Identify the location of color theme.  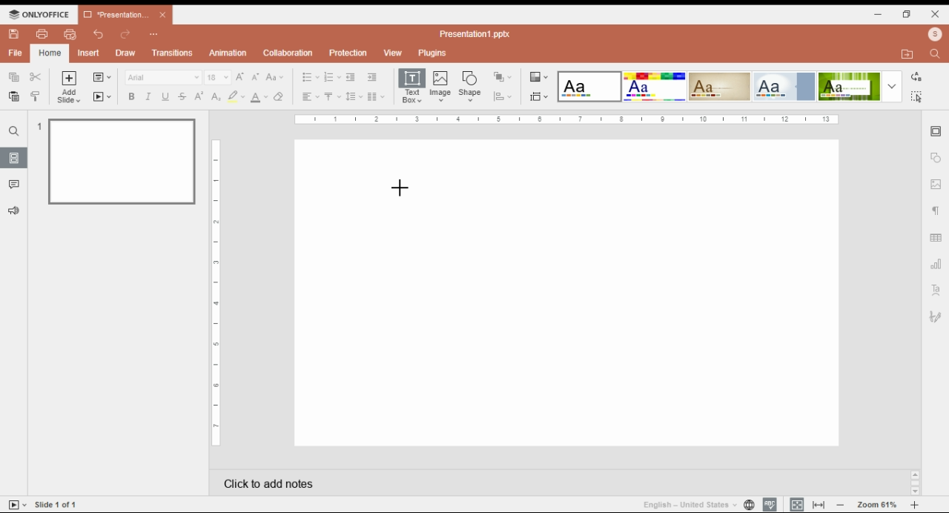
(655, 87).